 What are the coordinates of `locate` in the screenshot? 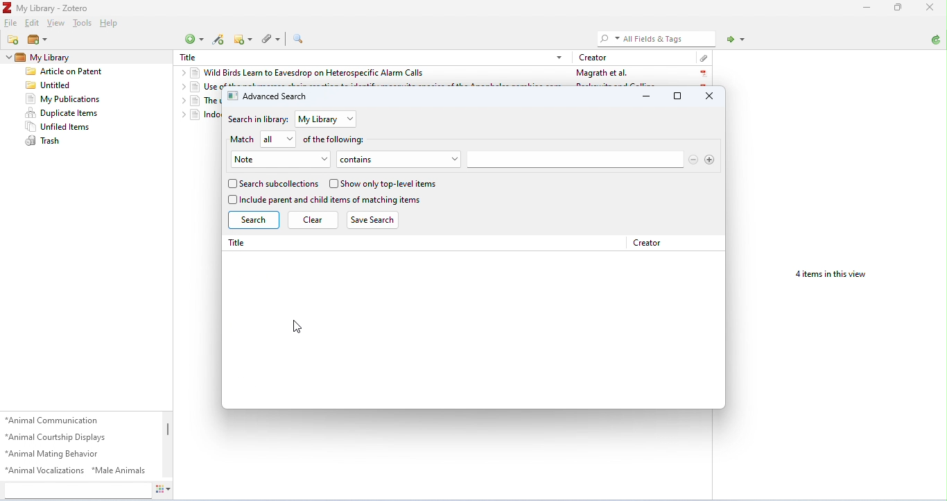 It's located at (737, 40).